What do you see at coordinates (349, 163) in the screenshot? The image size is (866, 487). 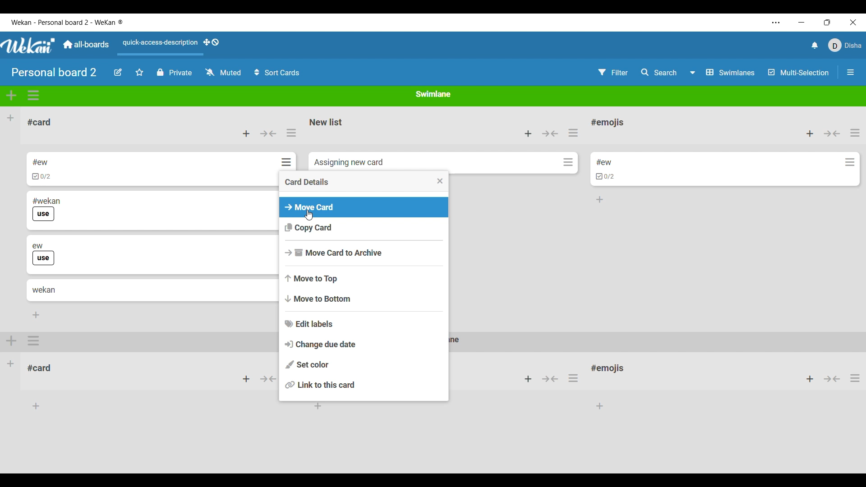 I see `Card name` at bounding box center [349, 163].